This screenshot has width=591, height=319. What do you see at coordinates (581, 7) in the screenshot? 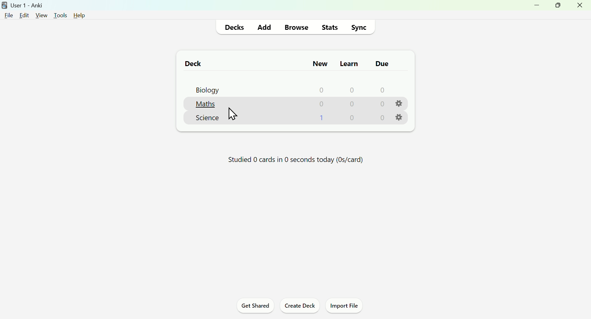
I see `Close` at bounding box center [581, 7].